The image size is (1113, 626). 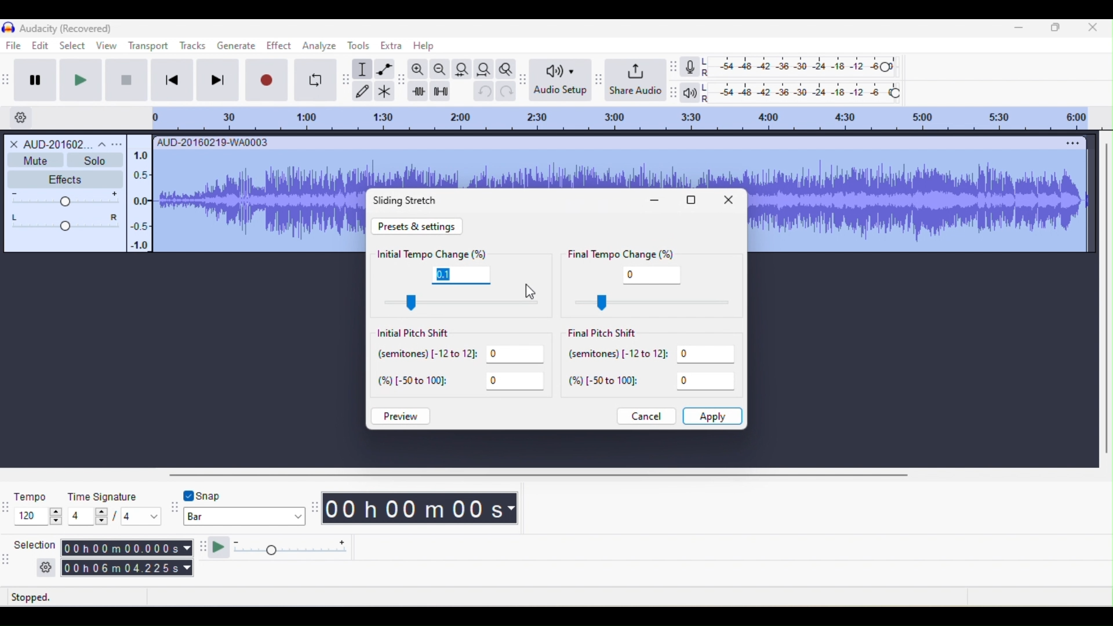 I want to click on audacity plat at speed, so click(x=203, y=549).